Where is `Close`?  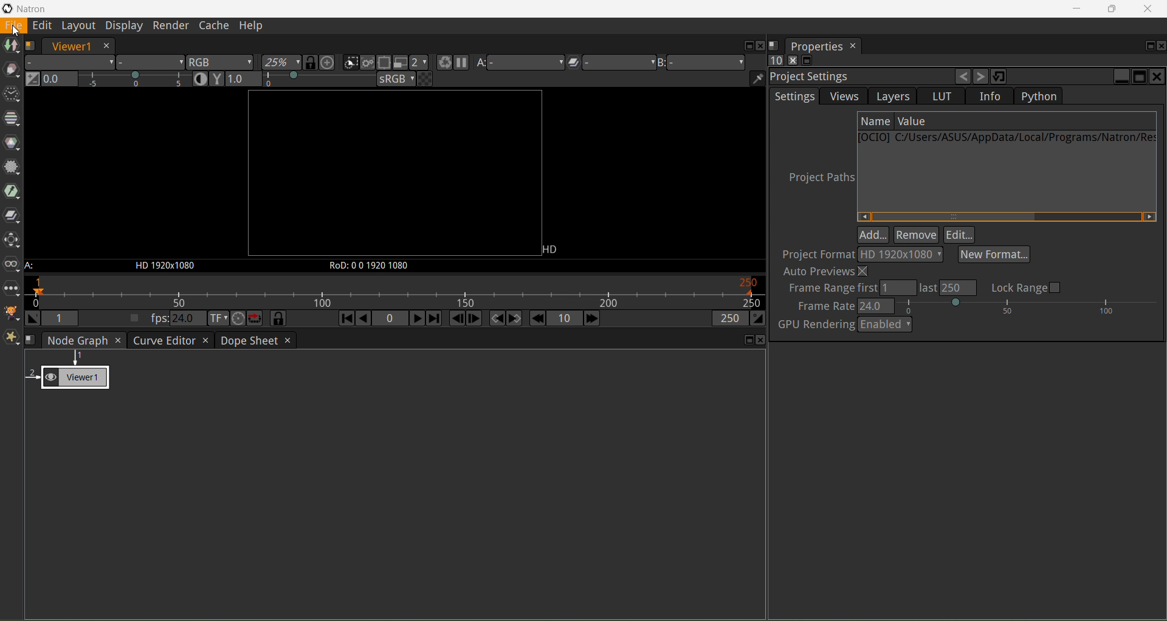
Close is located at coordinates (1151, 9).